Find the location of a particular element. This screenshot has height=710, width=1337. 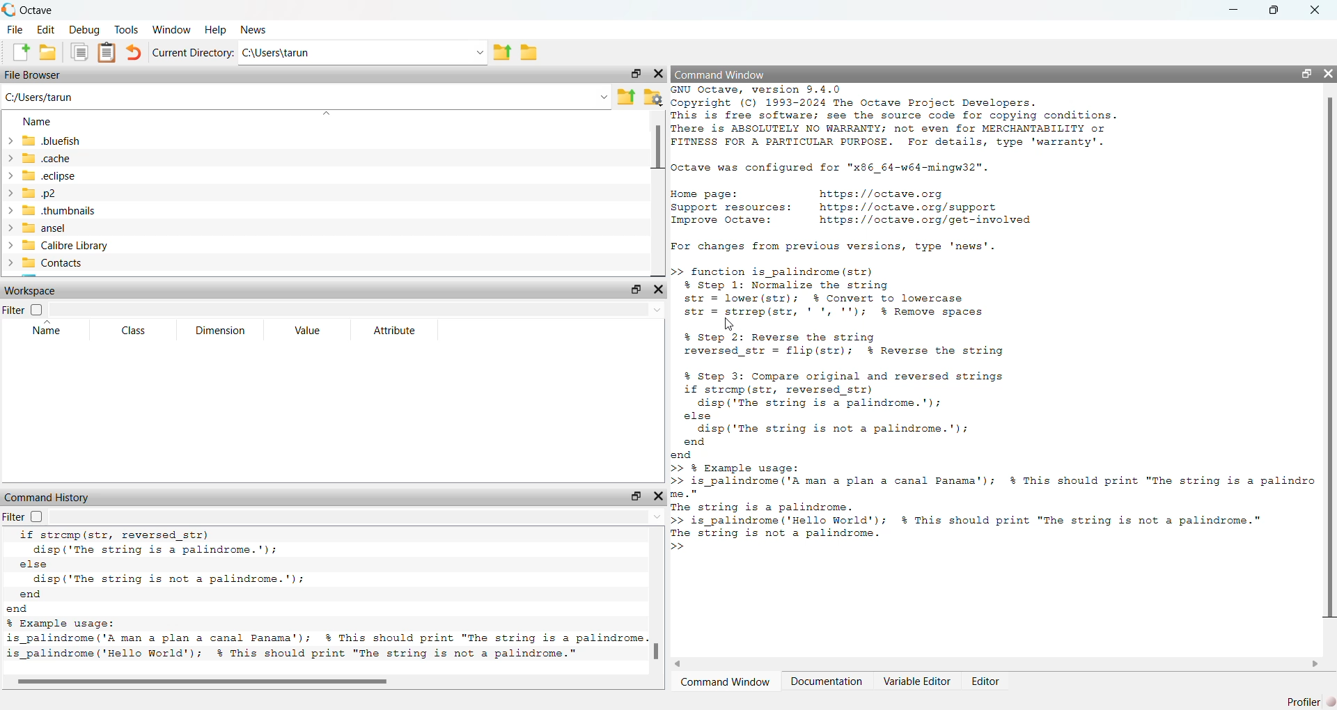

filter is located at coordinates (24, 518).